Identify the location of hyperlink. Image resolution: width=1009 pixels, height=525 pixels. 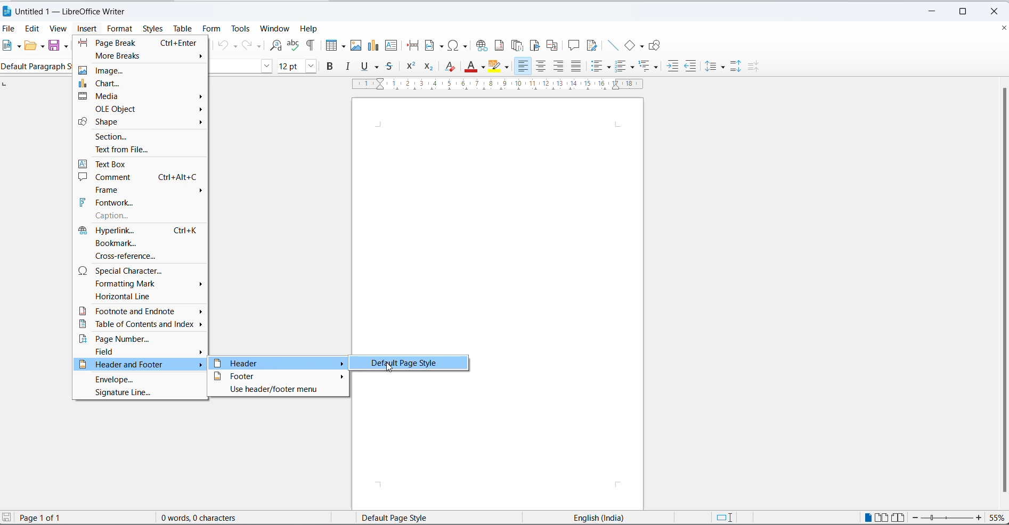
(142, 231).